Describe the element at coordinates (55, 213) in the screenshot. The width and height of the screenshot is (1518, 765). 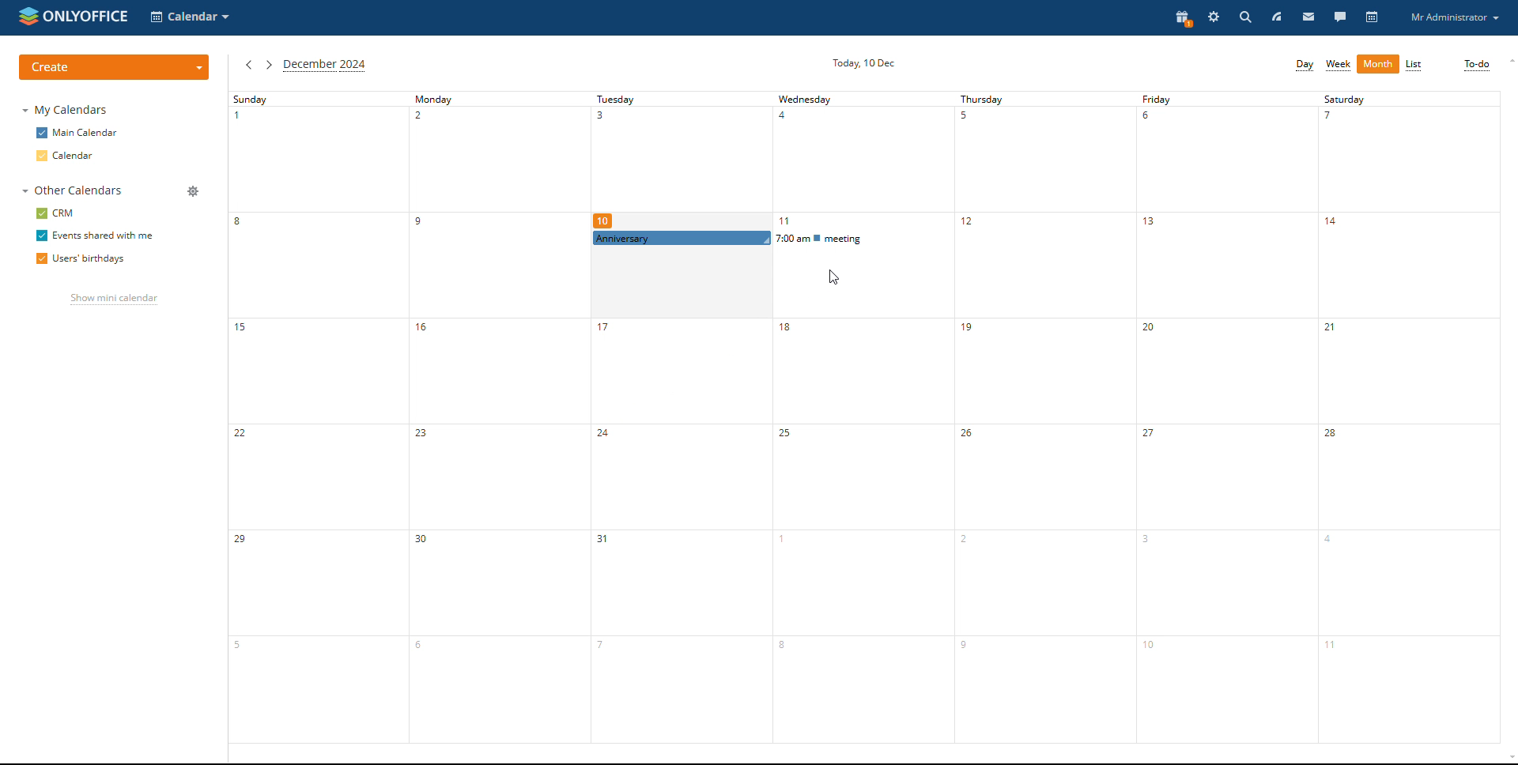
I see `crm` at that location.